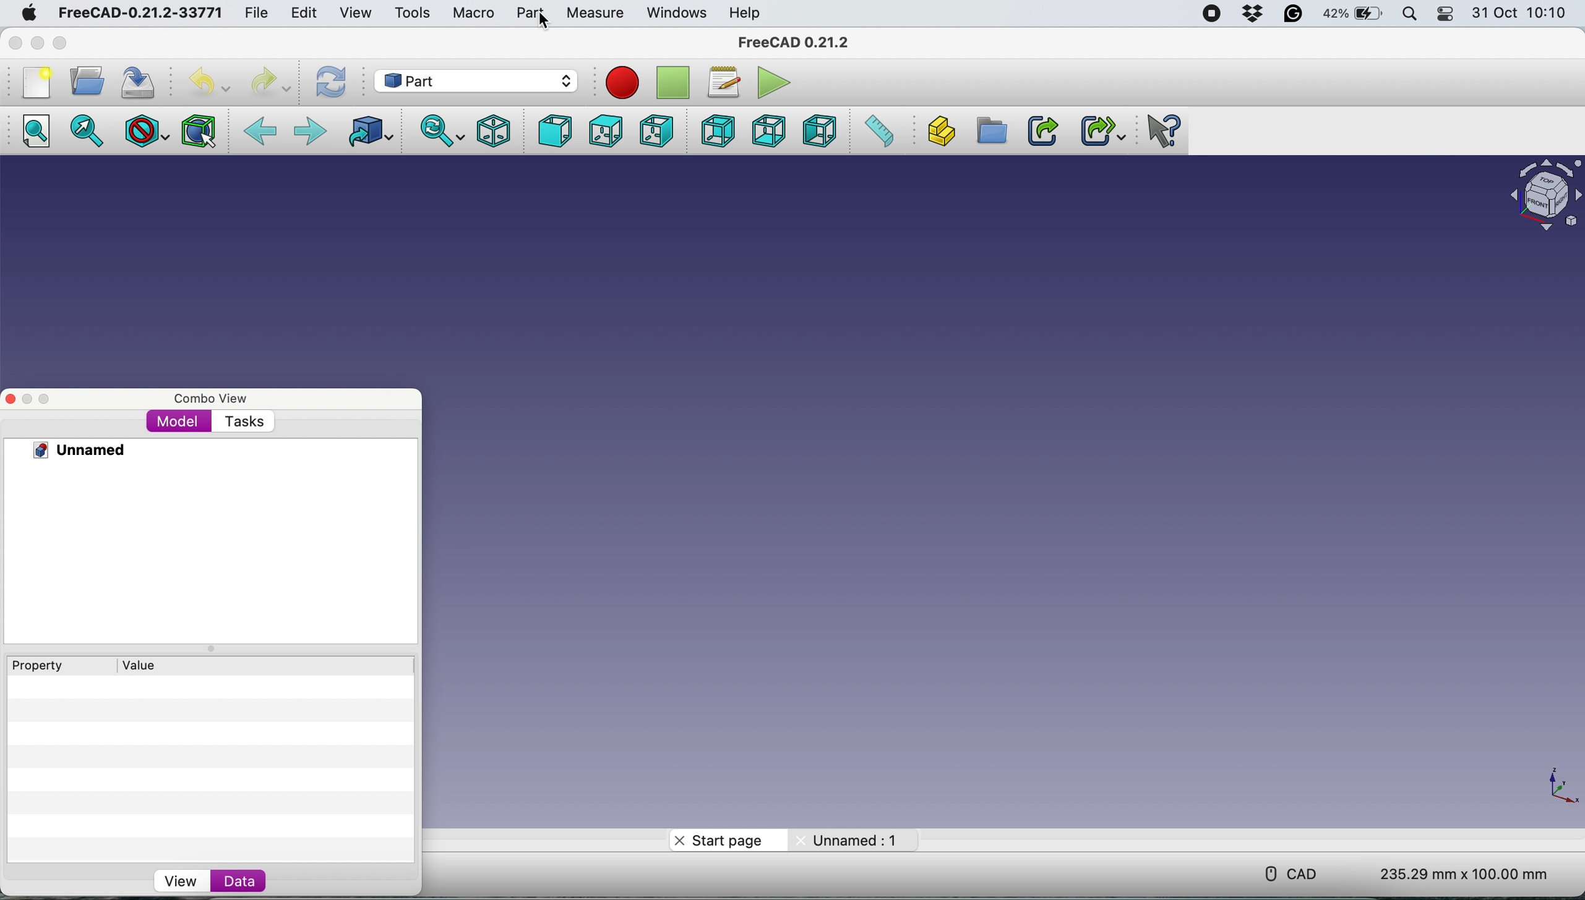 Image resolution: width=1585 pixels, height=900 pixels. What do you see at coordinates (718, 130) in the screenshot?
I see `Rear` at bounding box center [718, 130].